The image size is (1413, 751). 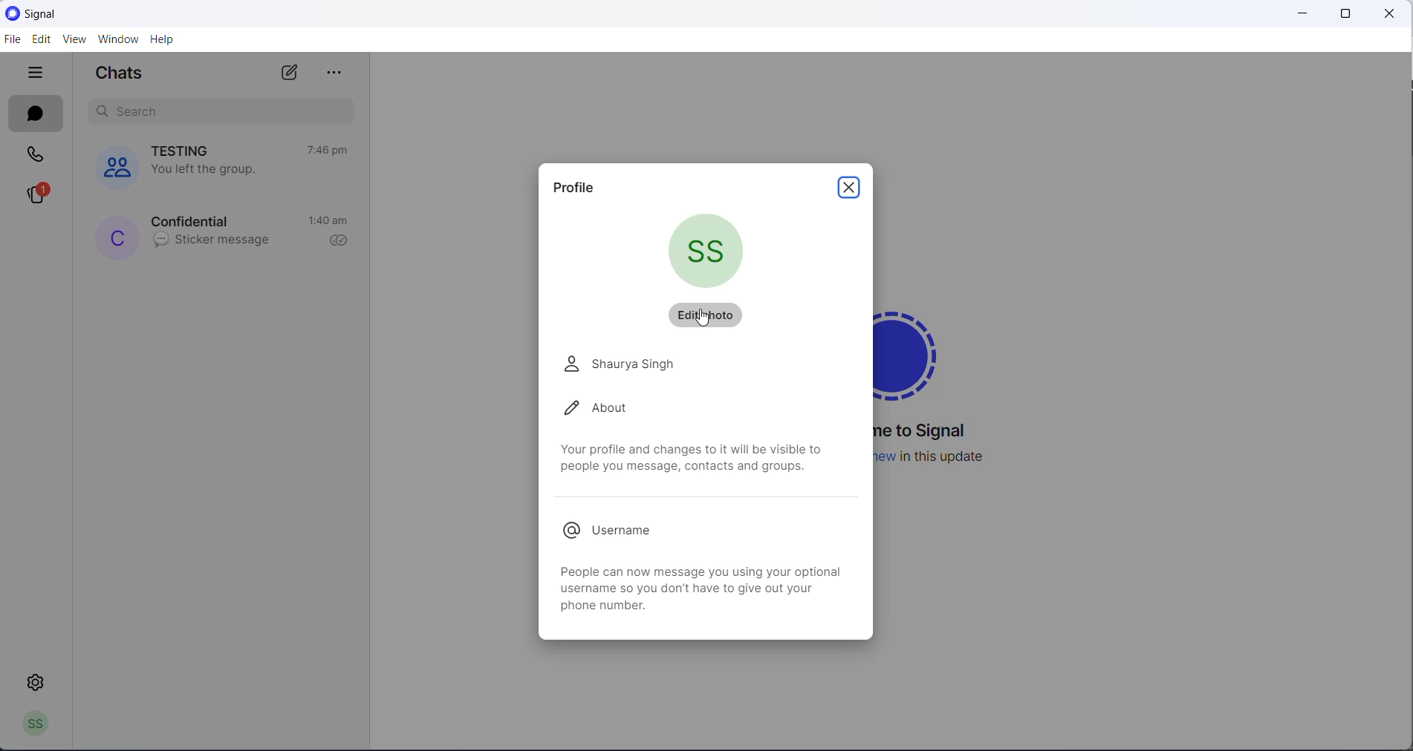 What do you see at coordinates (331, 151) in the screenshot?
I see `last active time` at bounding box center [331, 151].